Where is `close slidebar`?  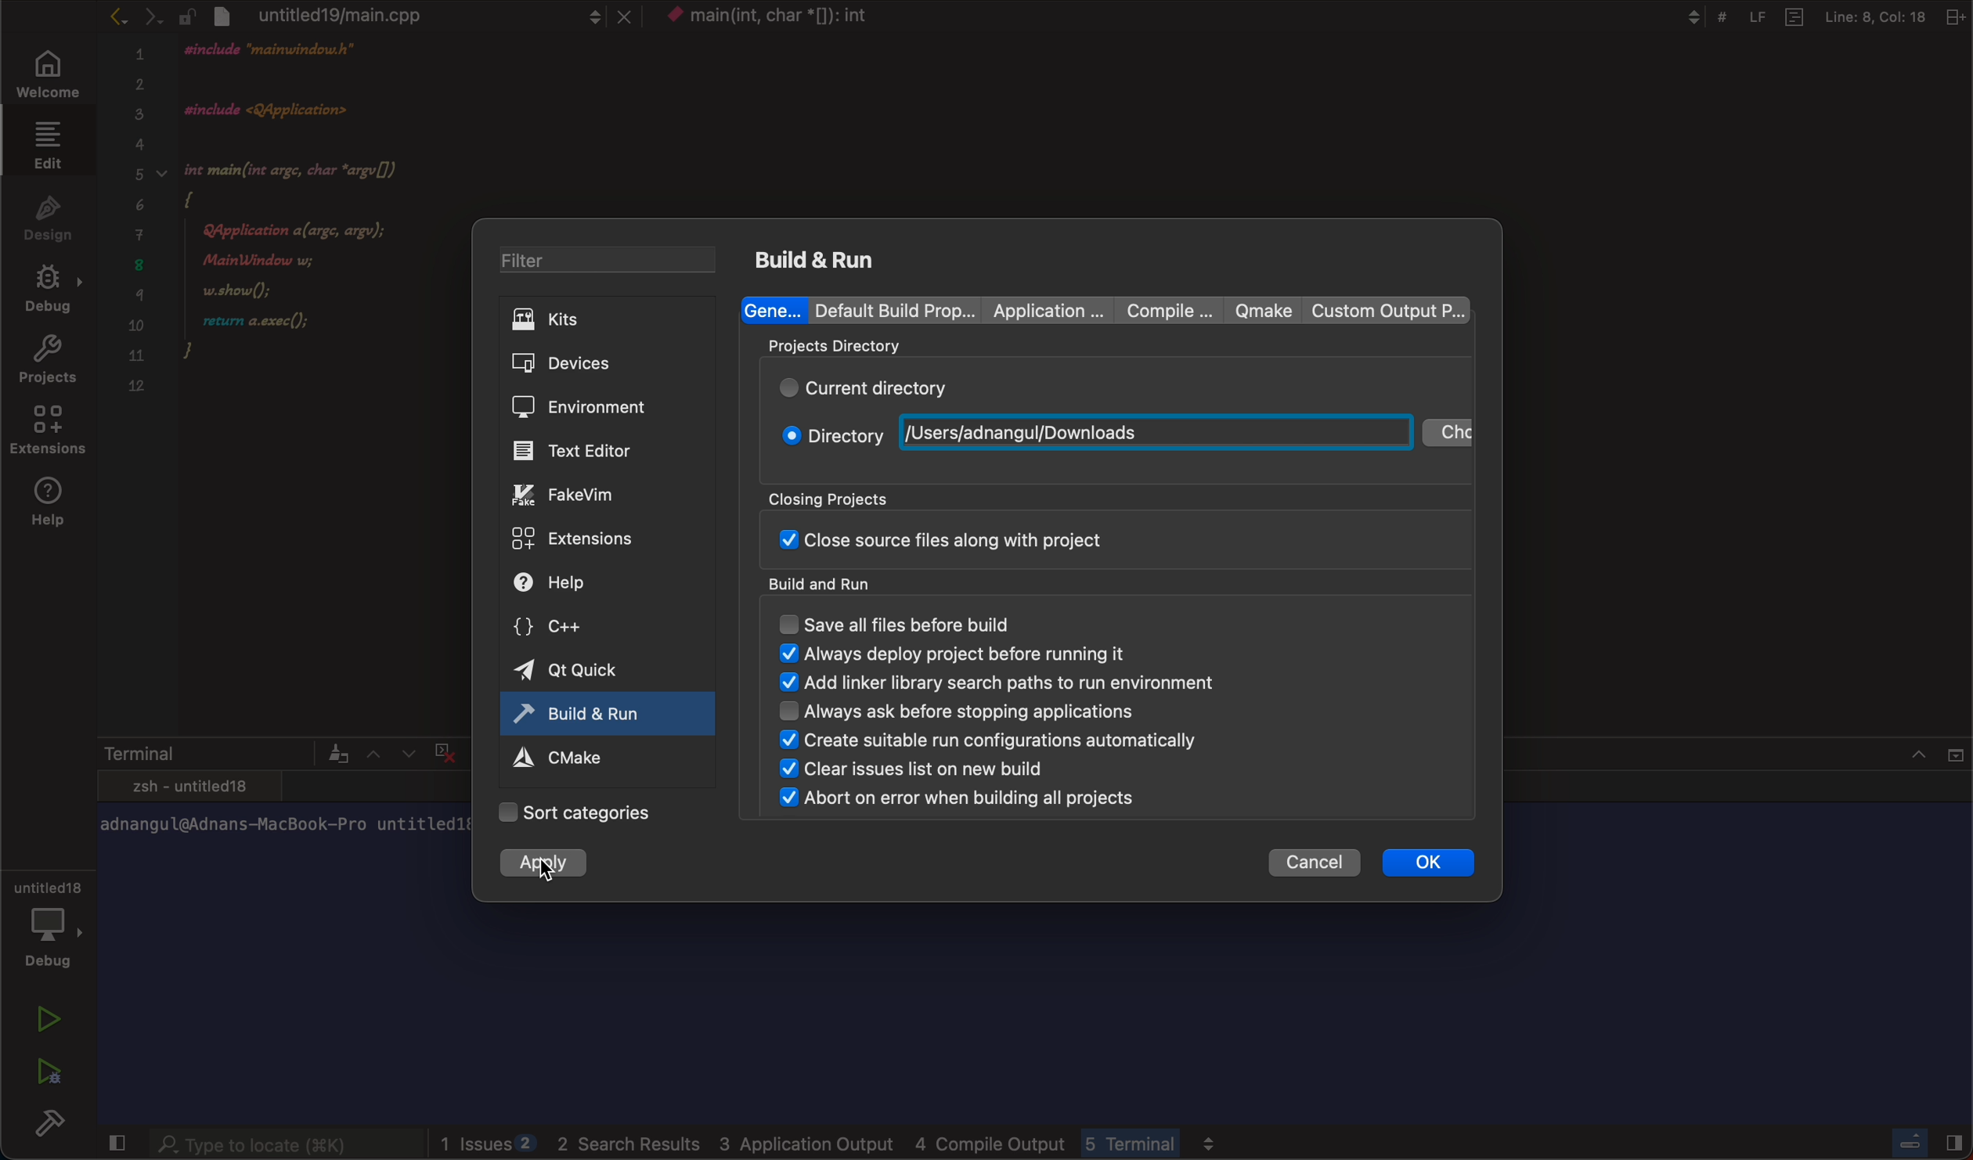 close slidebar is located at coordinates (1922, 1141).